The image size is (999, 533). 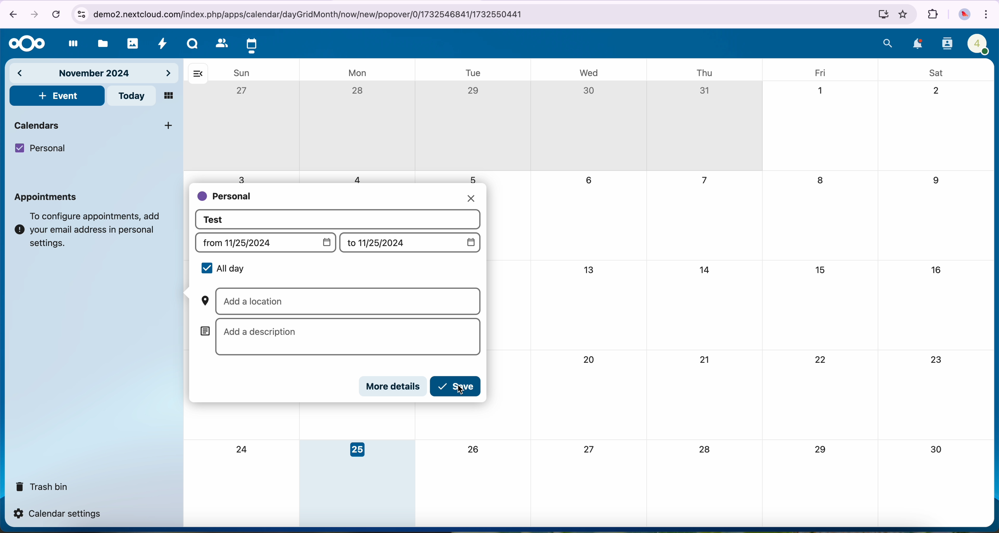 What do you see at coordinates (588, 181) in the screenshot?
I see `6` at bounding box center [588, 181].